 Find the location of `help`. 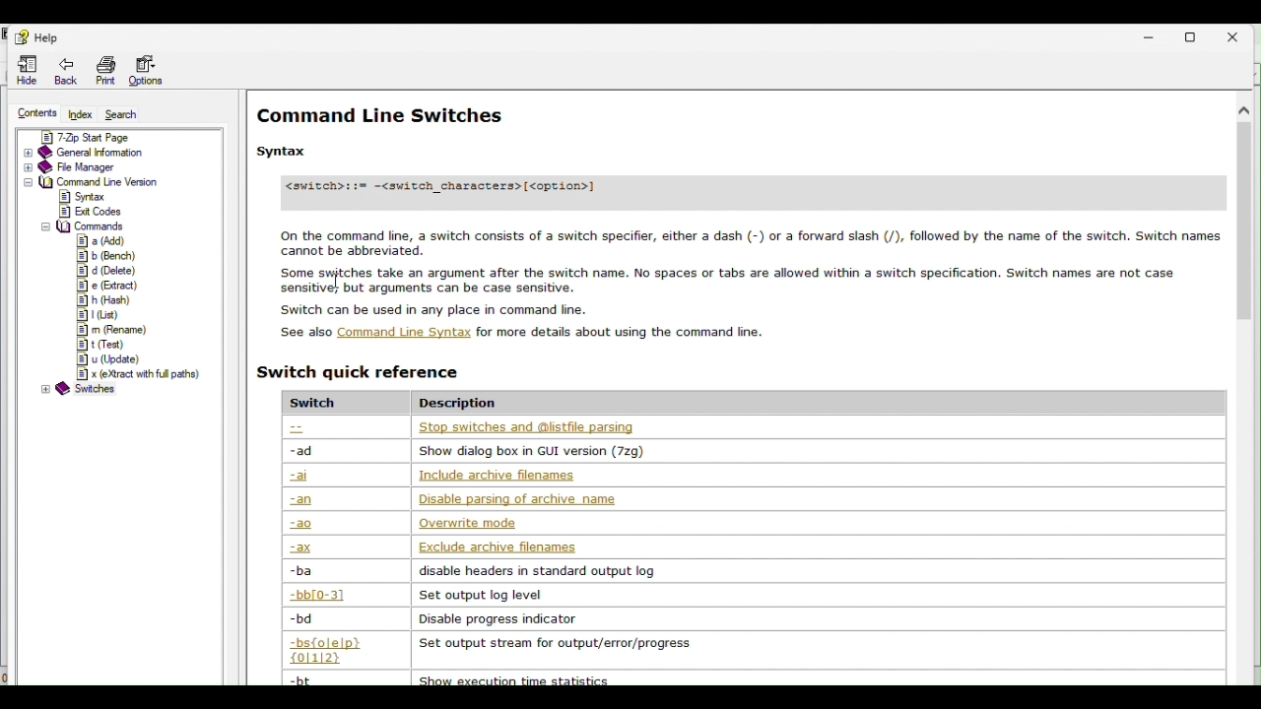

help is located at coordinates (36, 35).